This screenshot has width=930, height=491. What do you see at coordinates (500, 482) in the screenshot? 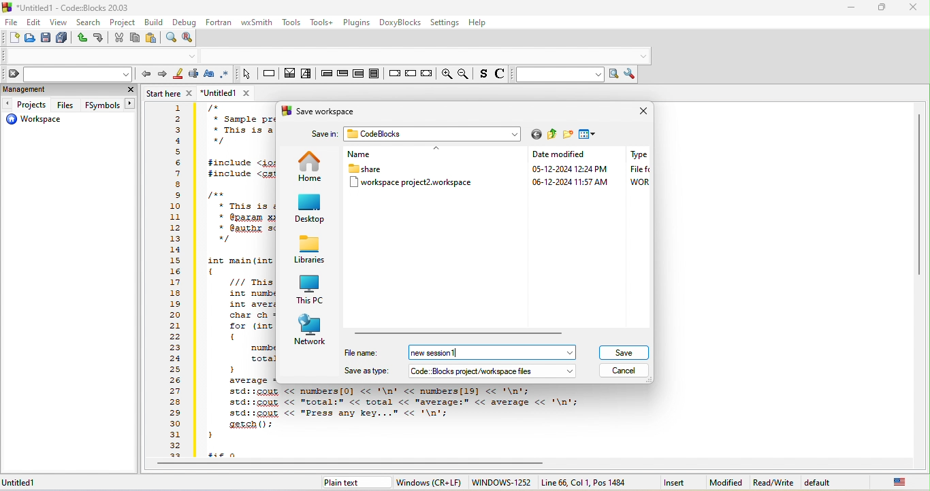
I see `windows-1252` at bounding box center [500, 482].